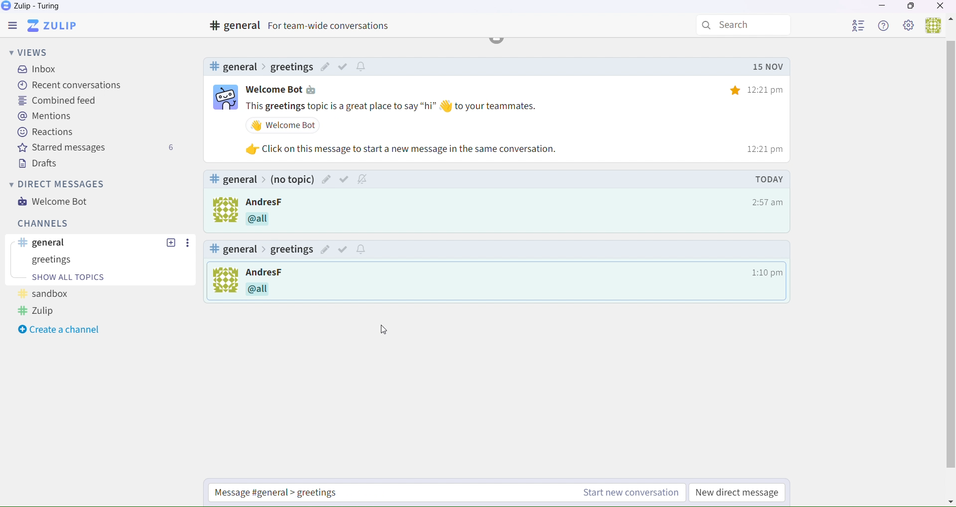  Describe the element at coordinates (263, 221) in the screenshot. I see `` at that location.